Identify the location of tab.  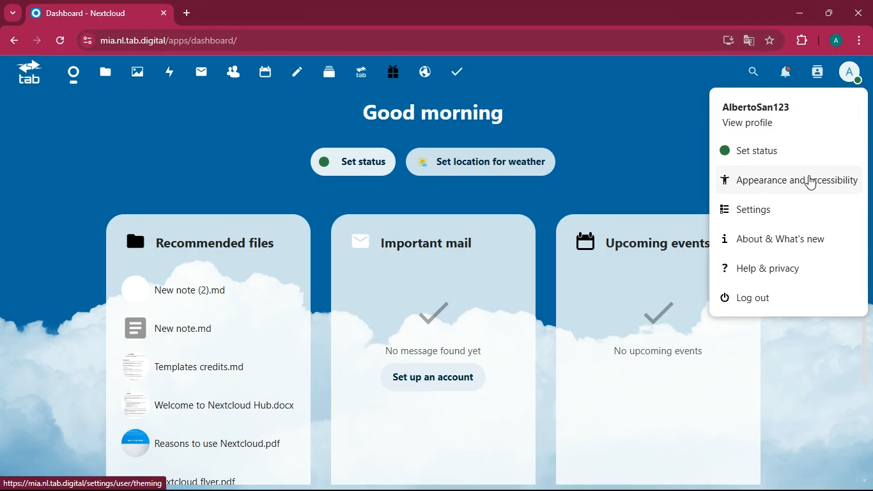
(360, 71).